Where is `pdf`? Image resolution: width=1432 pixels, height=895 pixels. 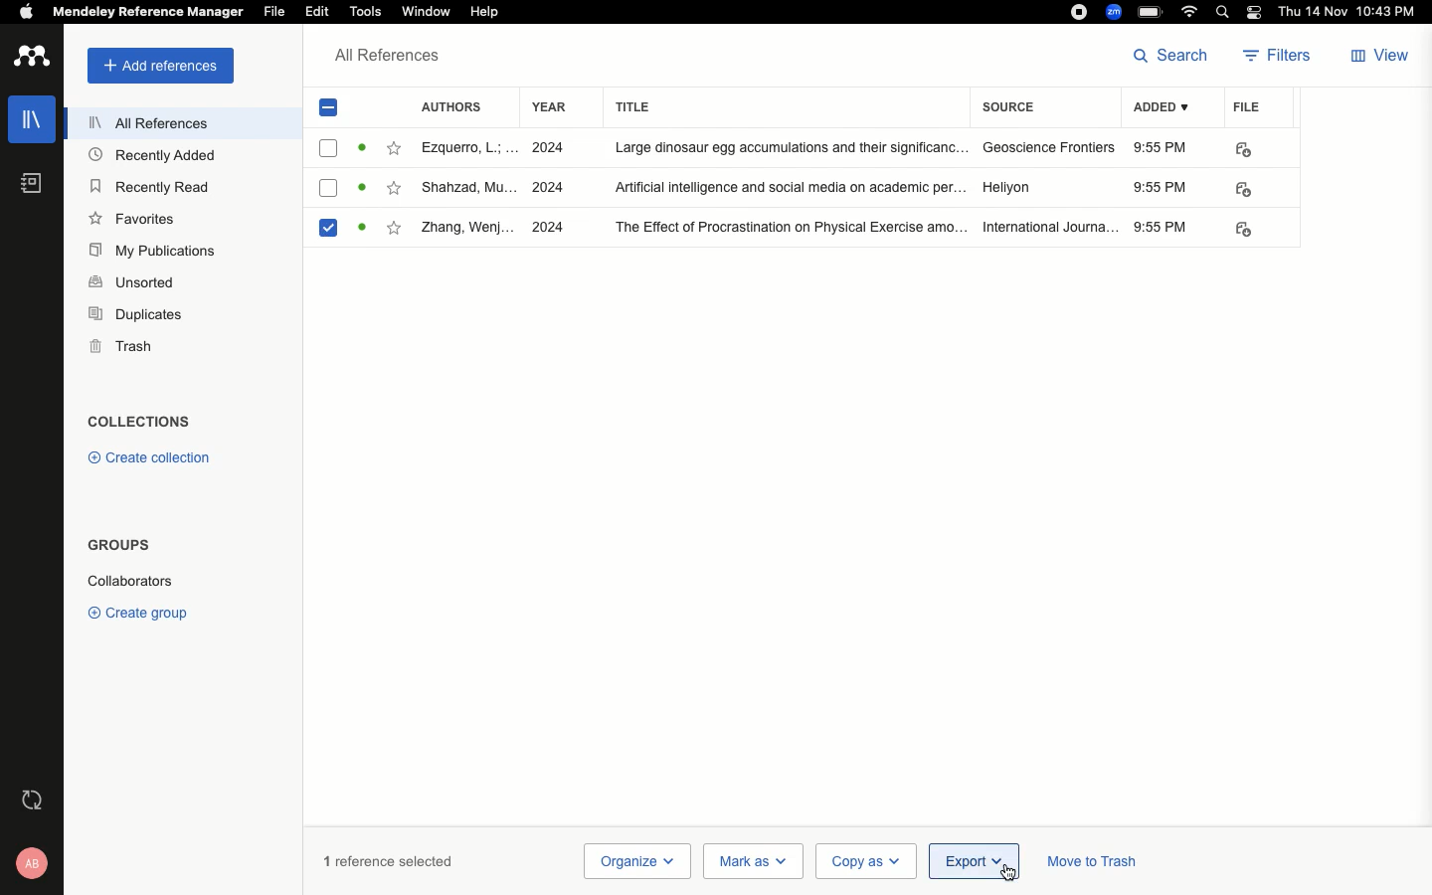 pdf is located at coordinates (1242, 230).